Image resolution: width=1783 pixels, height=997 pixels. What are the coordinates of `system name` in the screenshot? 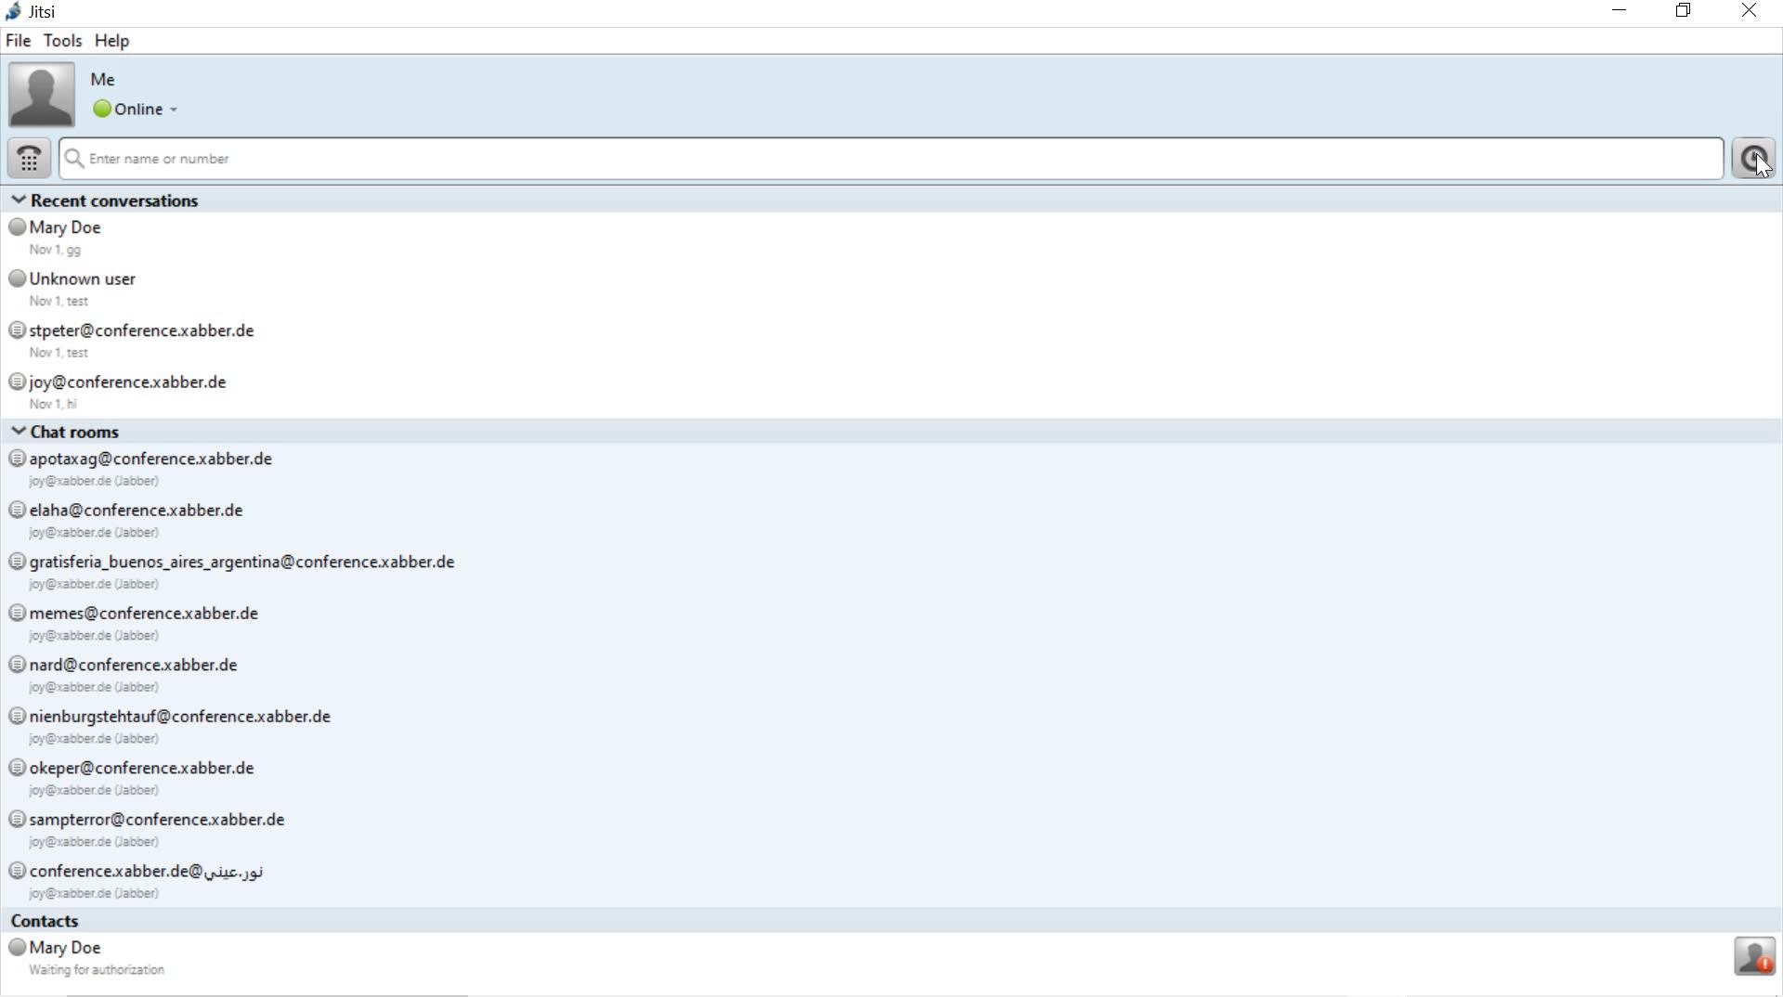 It's located at (34, 11).